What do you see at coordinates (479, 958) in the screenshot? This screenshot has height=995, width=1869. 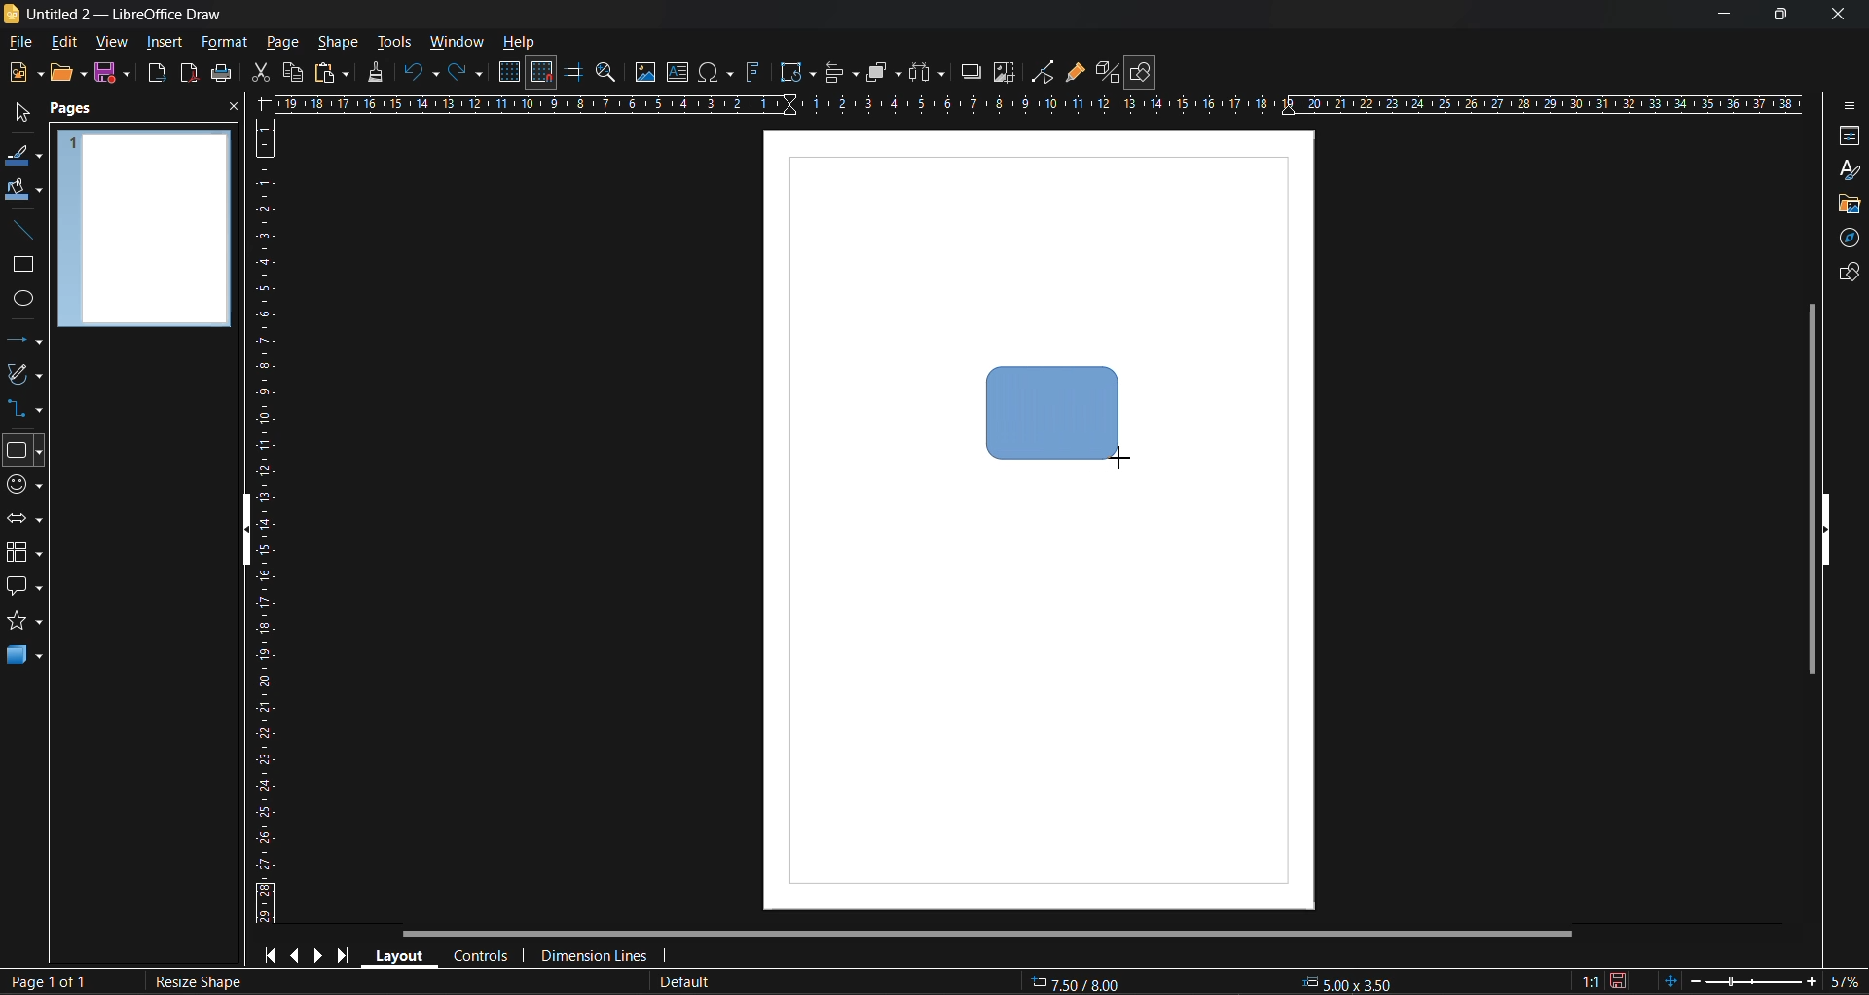 I see `controls` at bounding box center [479, 958].